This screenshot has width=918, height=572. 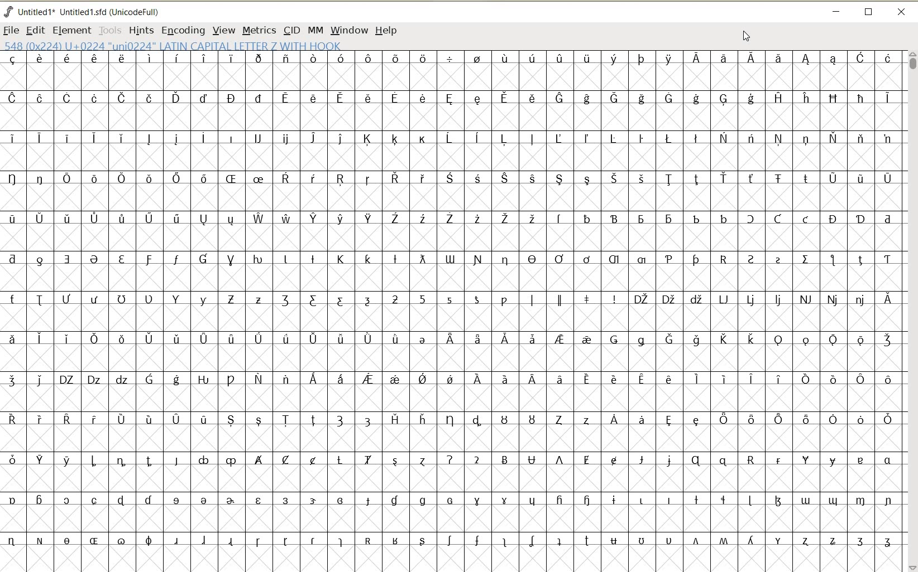 What do you see at coordinates (314, 30) in the screenshot?
I see `MM` at bounding box center [314, 30].